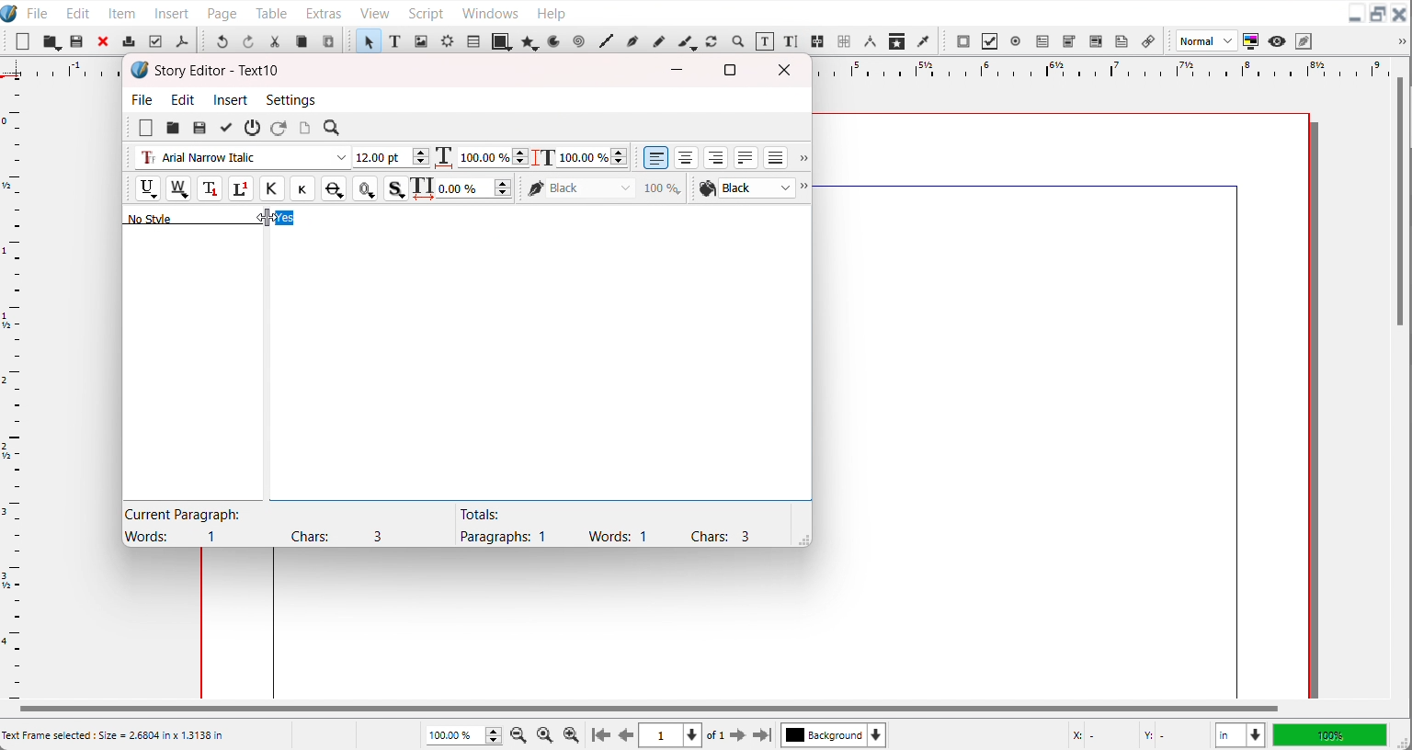 Image resolution: width=1412 pixels, height=750 pixels. I want to click on Text Height Adjuster, so click(592, 157).